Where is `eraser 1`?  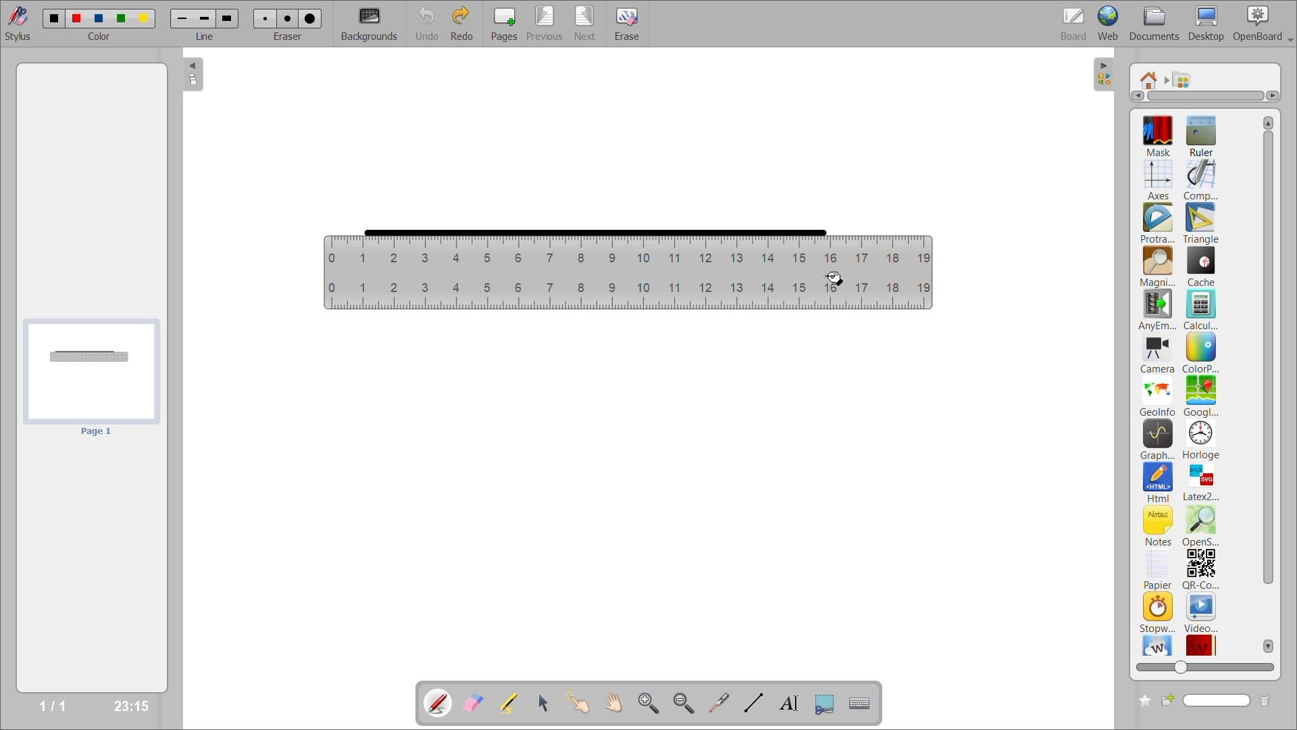
eraser 1 is located at coordinates (265, 18).